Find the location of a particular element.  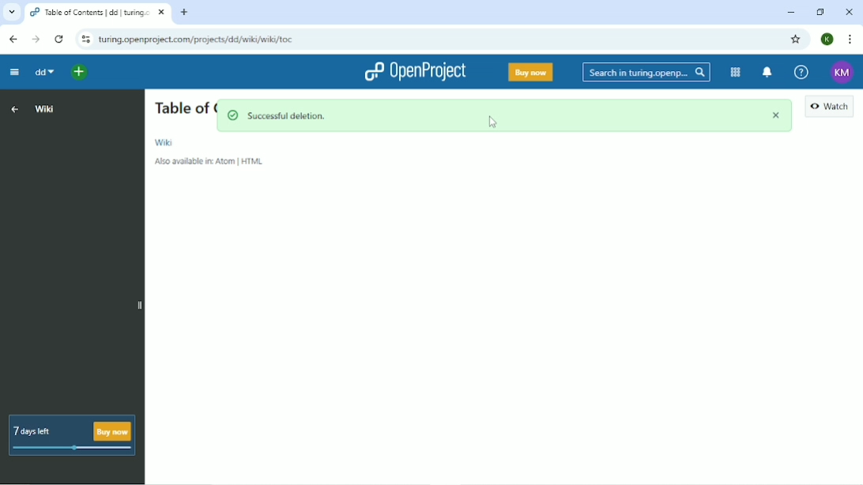

7 days left is located at coordinates (36, 425).